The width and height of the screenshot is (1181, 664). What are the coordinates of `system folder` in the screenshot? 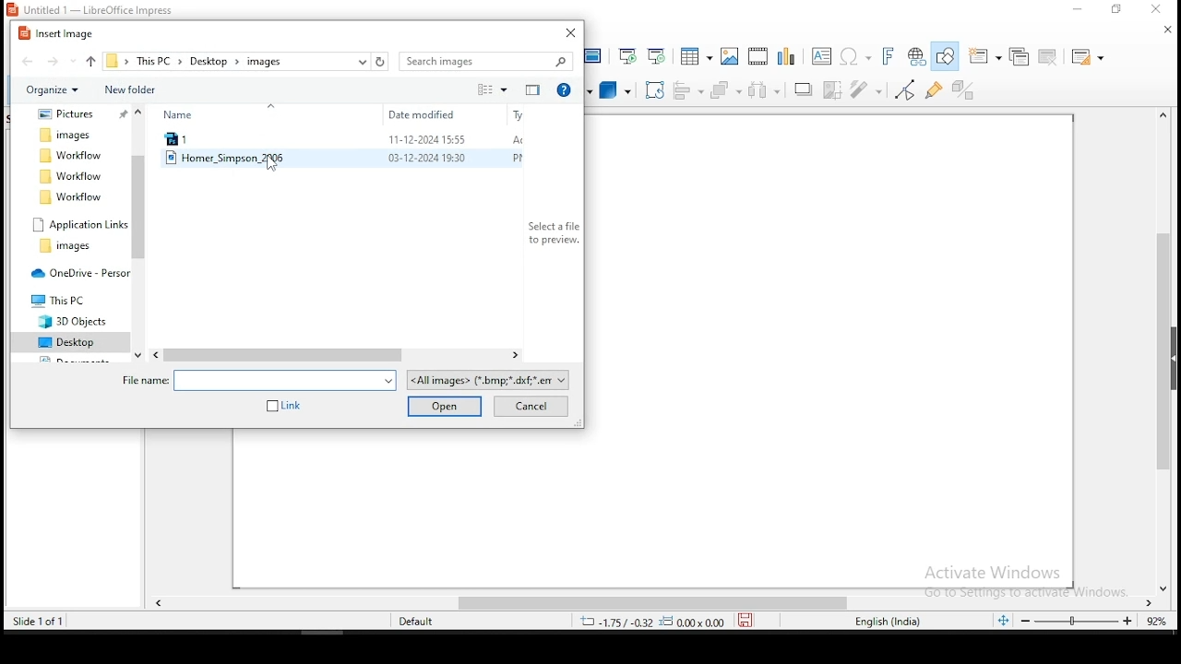 It's located at (73, 196).